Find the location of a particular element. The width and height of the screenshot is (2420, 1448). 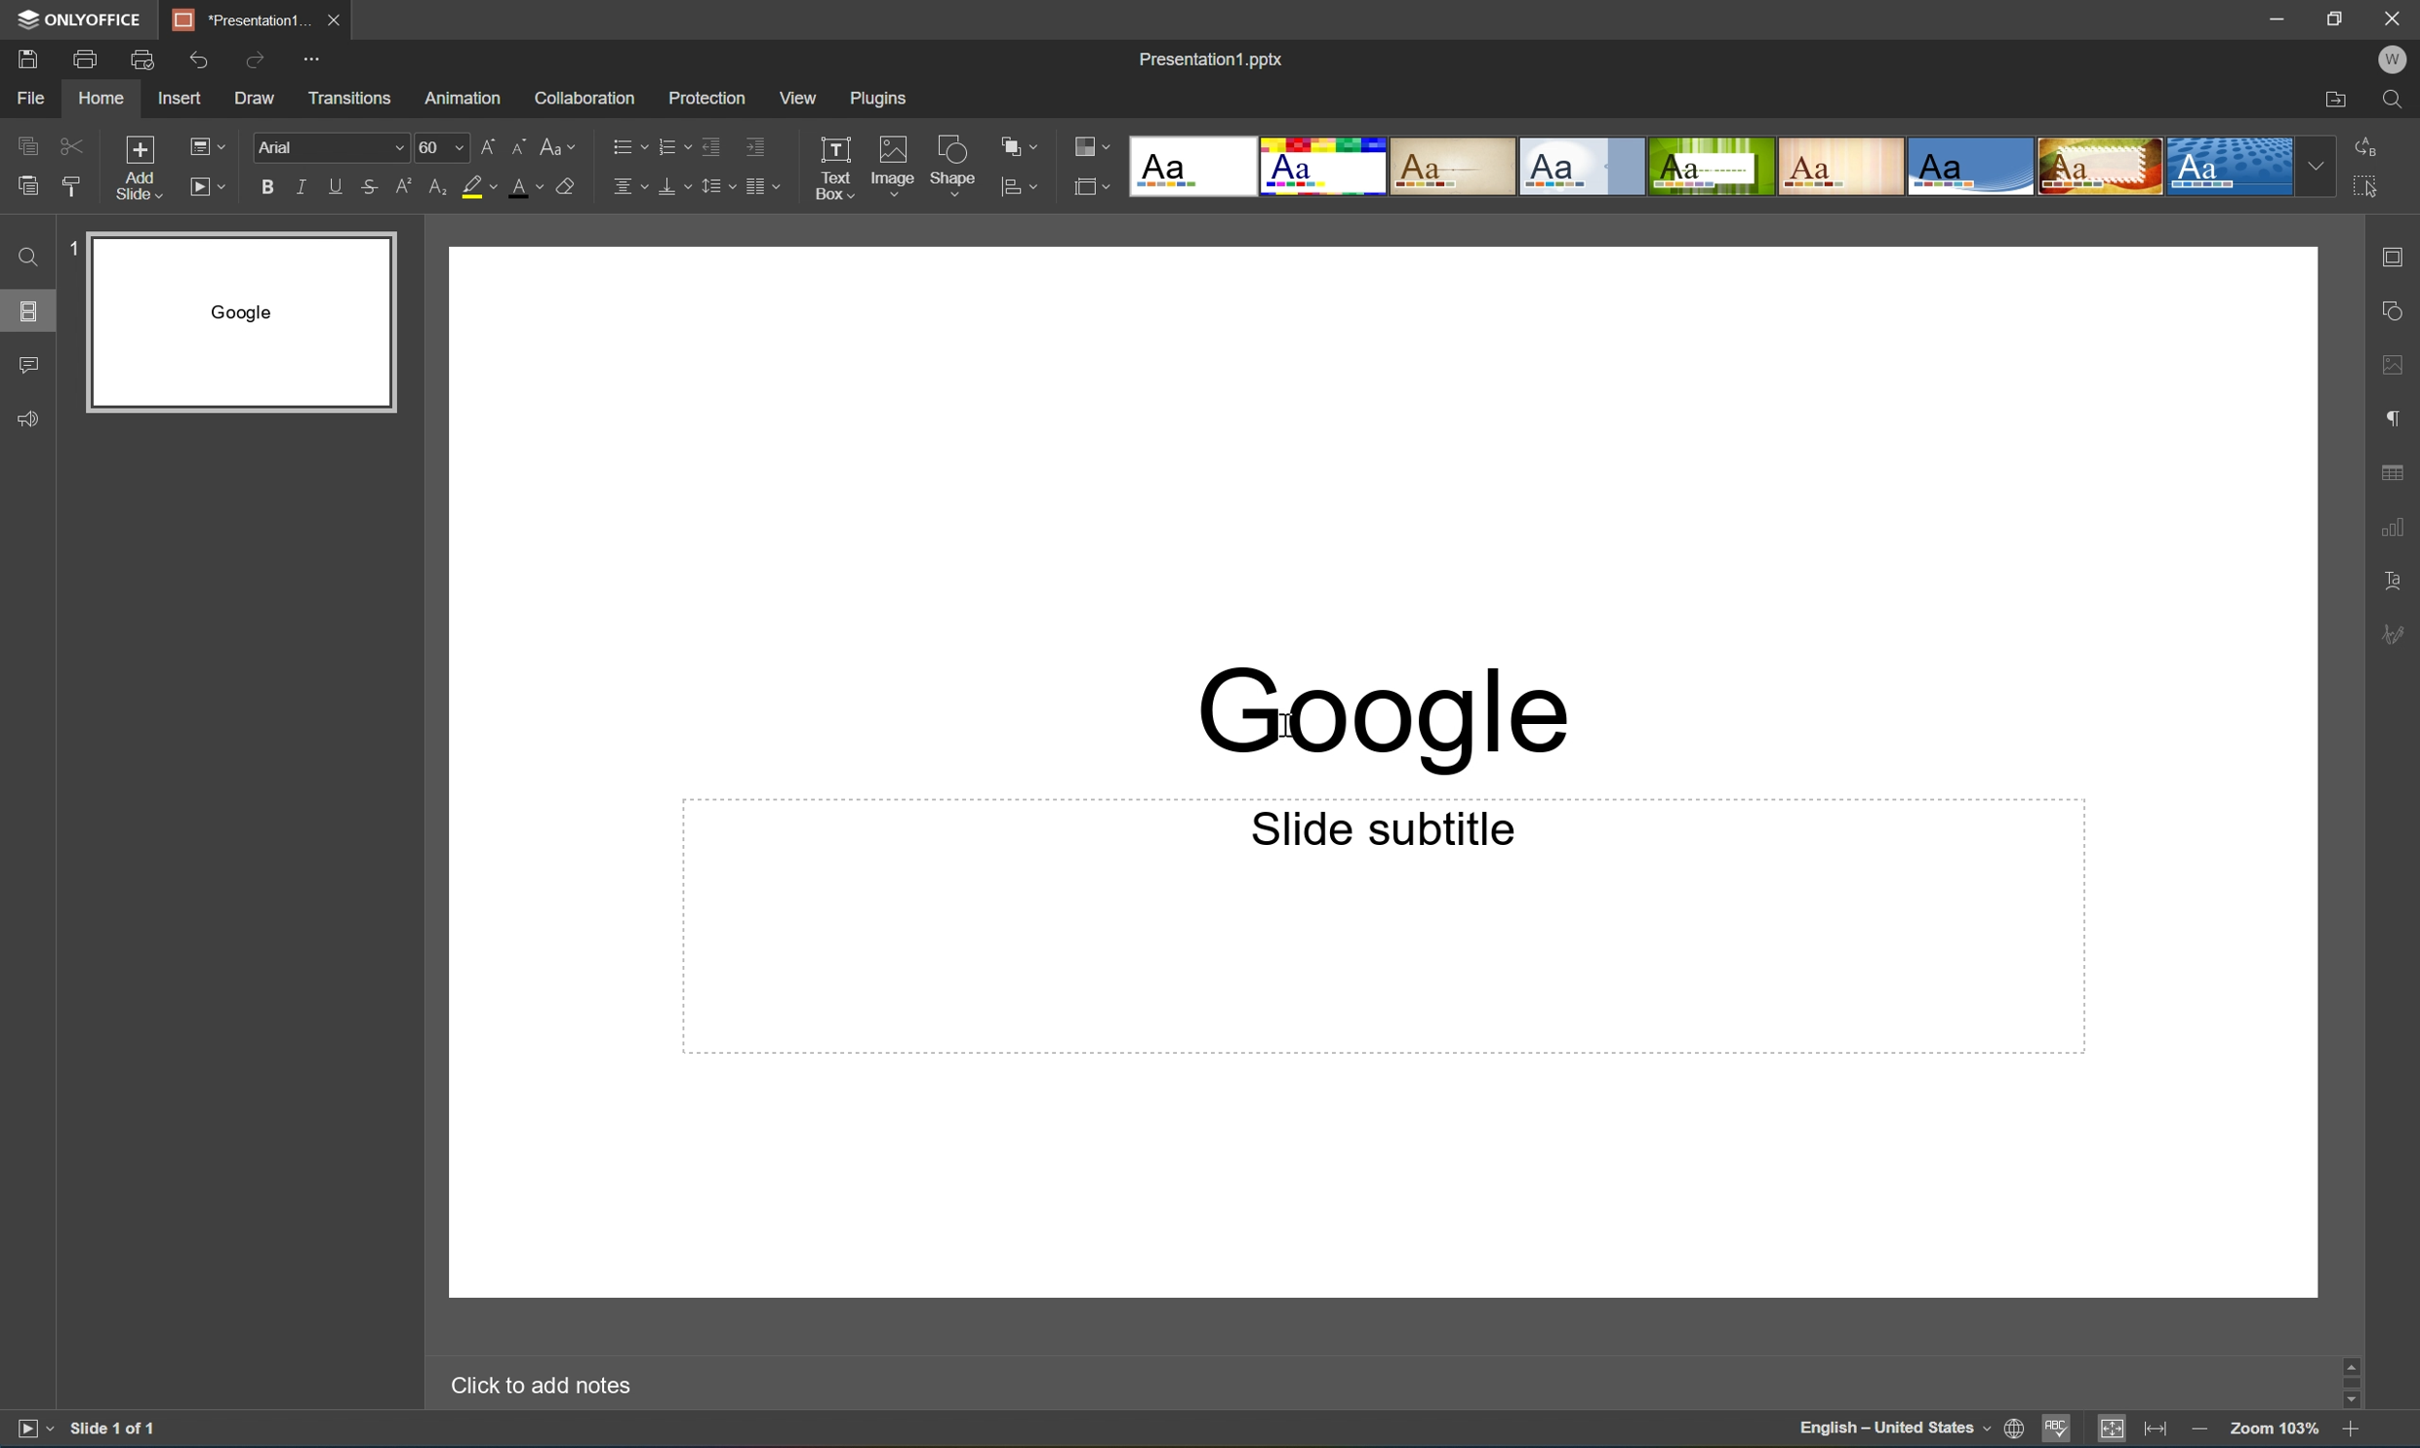

Subscript is located at coordinates (439, 188).